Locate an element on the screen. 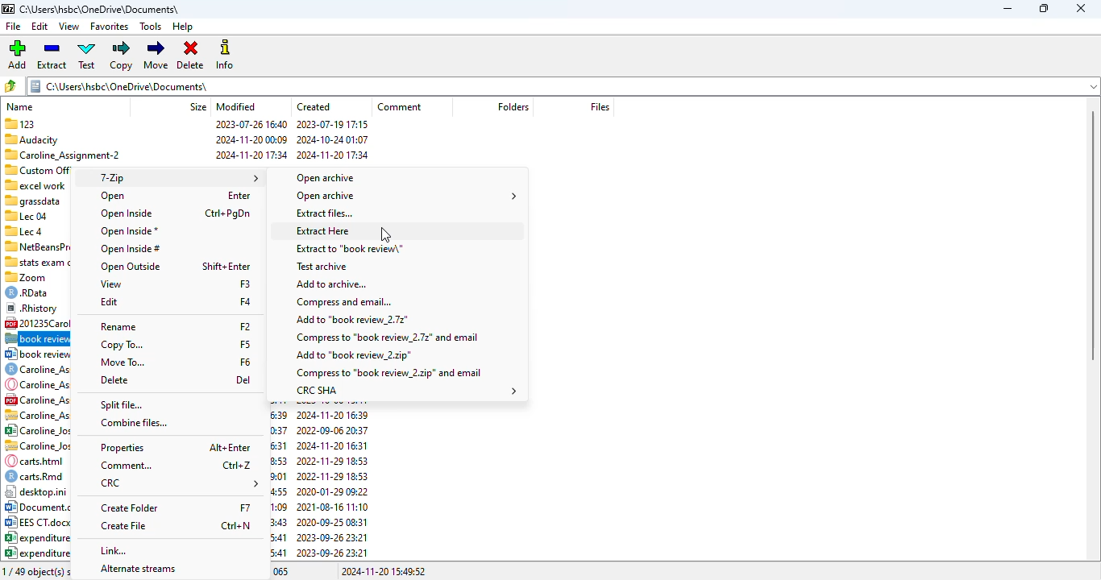 Image resolution: width=1101 pixels, height=580 pixels. CRC SHA is located at coordinates (404, 391).